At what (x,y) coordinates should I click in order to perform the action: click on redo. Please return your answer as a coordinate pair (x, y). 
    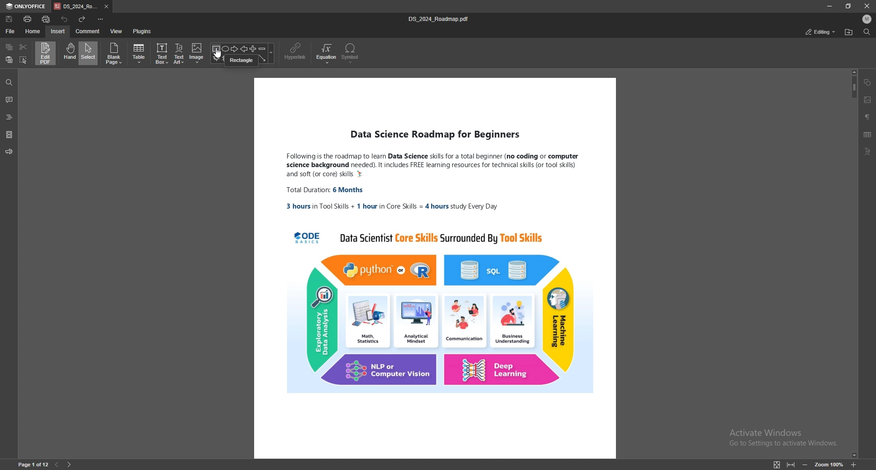
    Looking at the image, I should click on (82, 19).